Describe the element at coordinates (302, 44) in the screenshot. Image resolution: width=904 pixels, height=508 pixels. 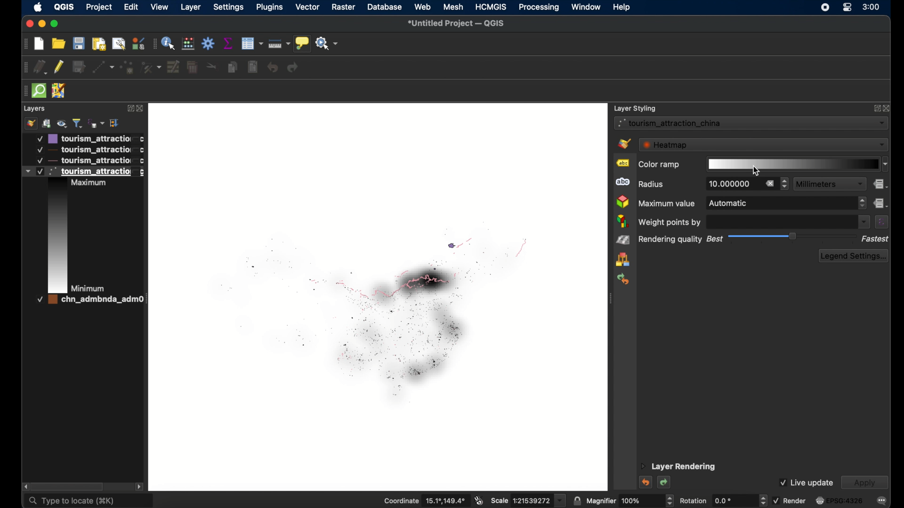
I see `show map tips` at that location.